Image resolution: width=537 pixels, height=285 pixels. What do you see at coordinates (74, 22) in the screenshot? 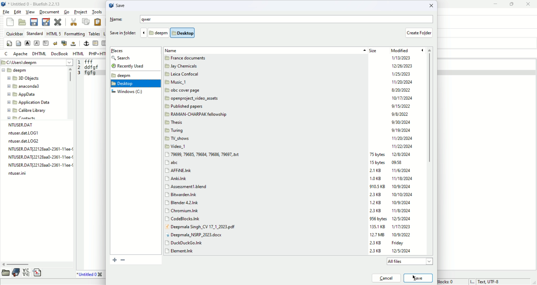
I see `cut` at bounding box center [74, 22].